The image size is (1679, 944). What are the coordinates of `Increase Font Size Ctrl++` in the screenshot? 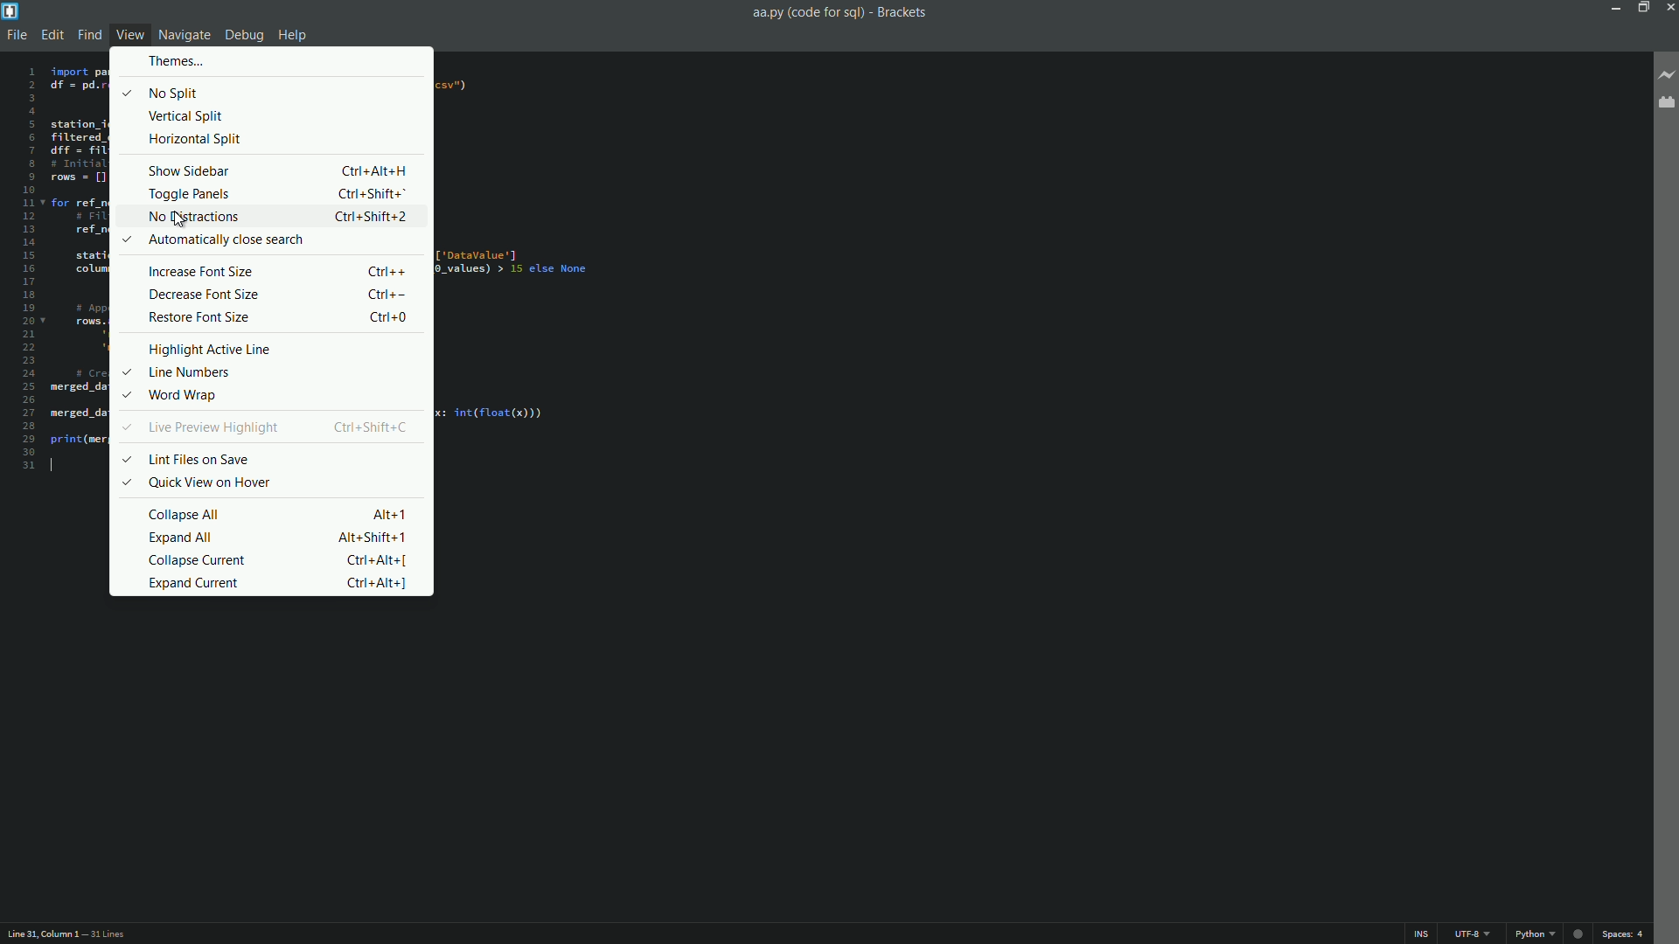 It's located at (281, 269).